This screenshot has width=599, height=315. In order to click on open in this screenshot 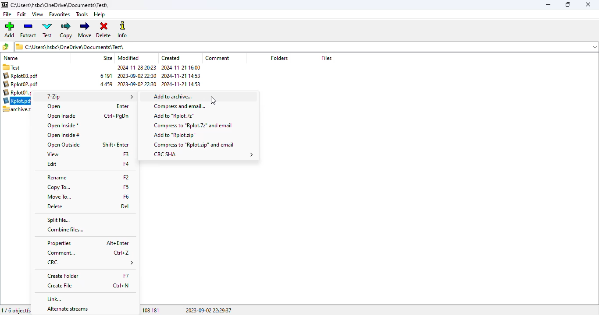, I will do `click(54, 106)`.